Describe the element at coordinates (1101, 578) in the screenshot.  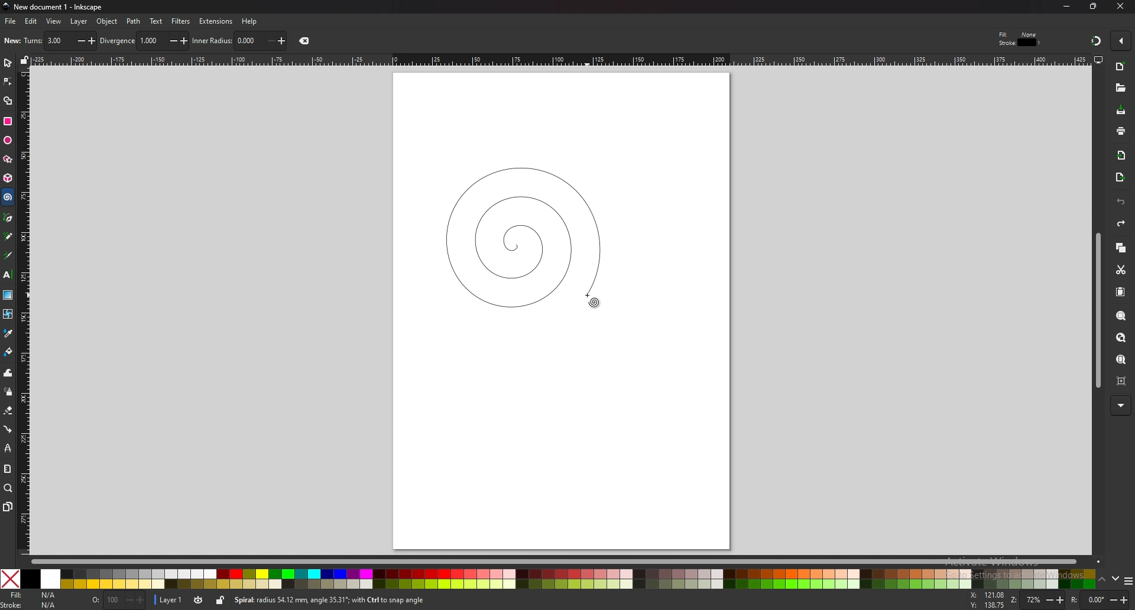
I see `up` at that location.